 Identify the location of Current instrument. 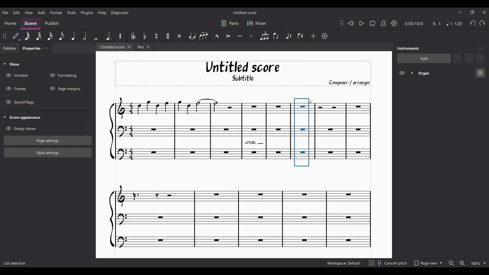
(445, 73).